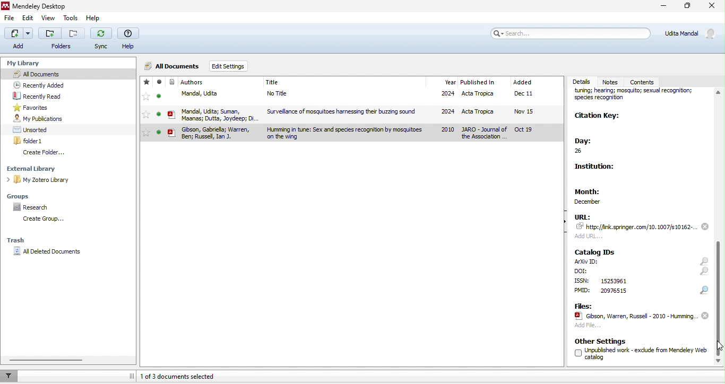 This screenshot has height=384, width=725. Describe the element at coordinates (48, 360) in the screenshot. I see `horizontal scroll bar` at that location.